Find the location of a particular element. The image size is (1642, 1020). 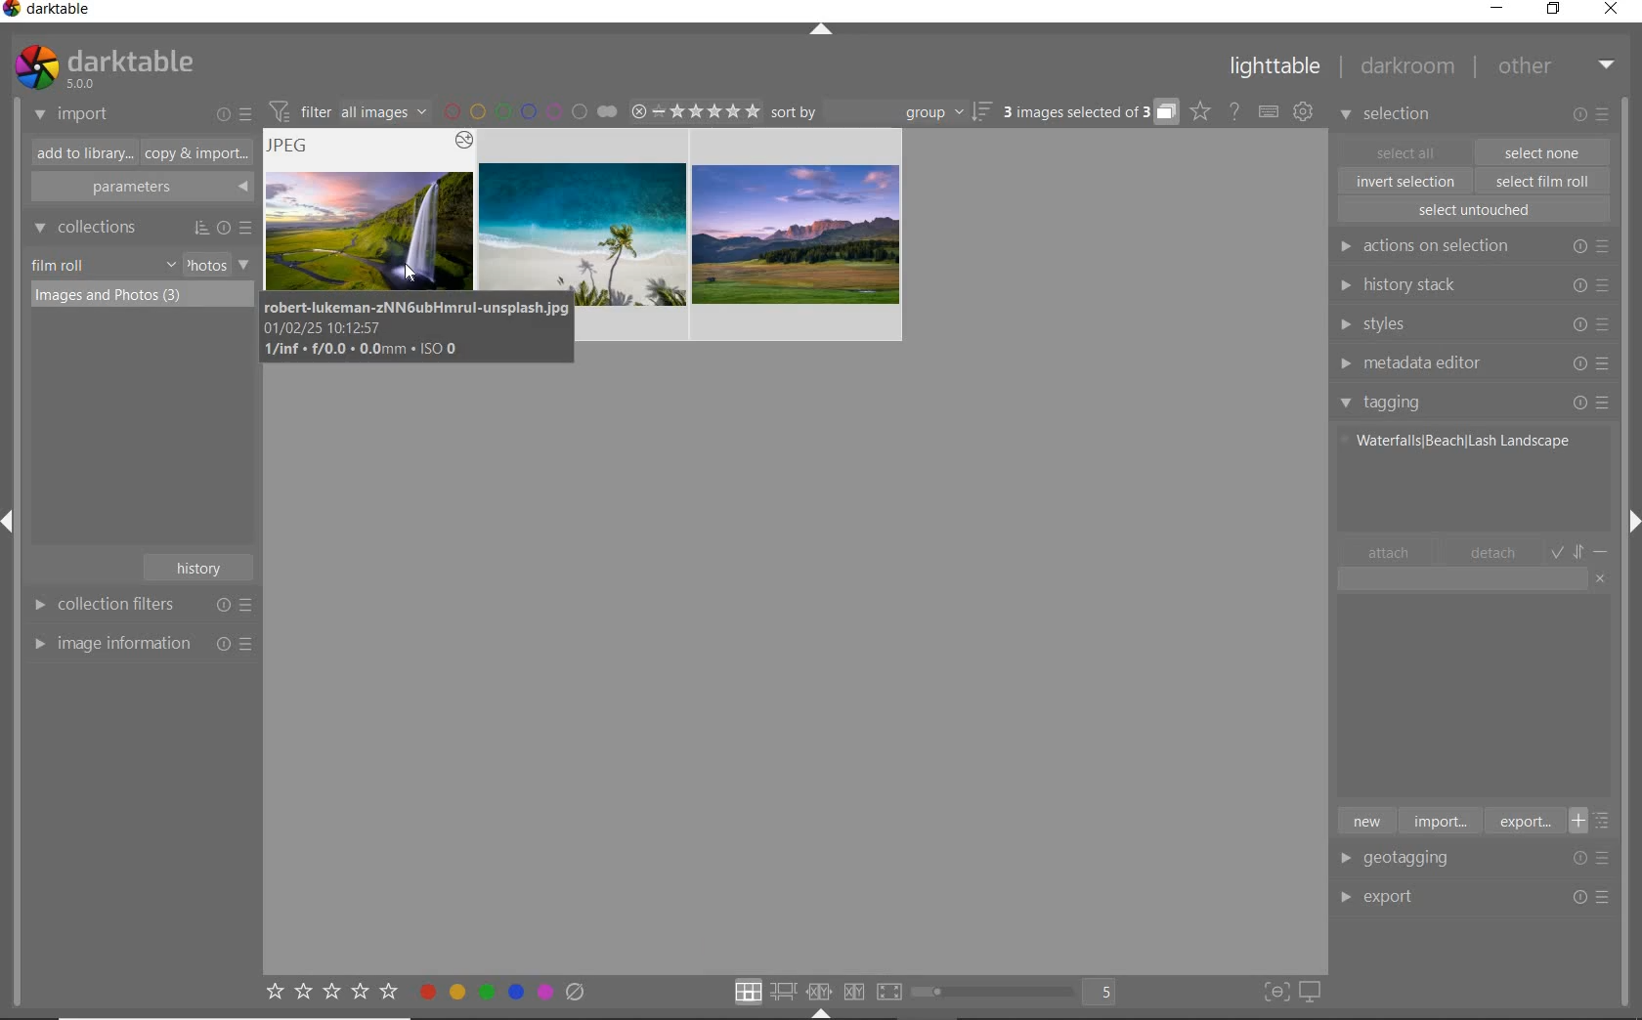

geotagging is located at coordinates (1412, 860).